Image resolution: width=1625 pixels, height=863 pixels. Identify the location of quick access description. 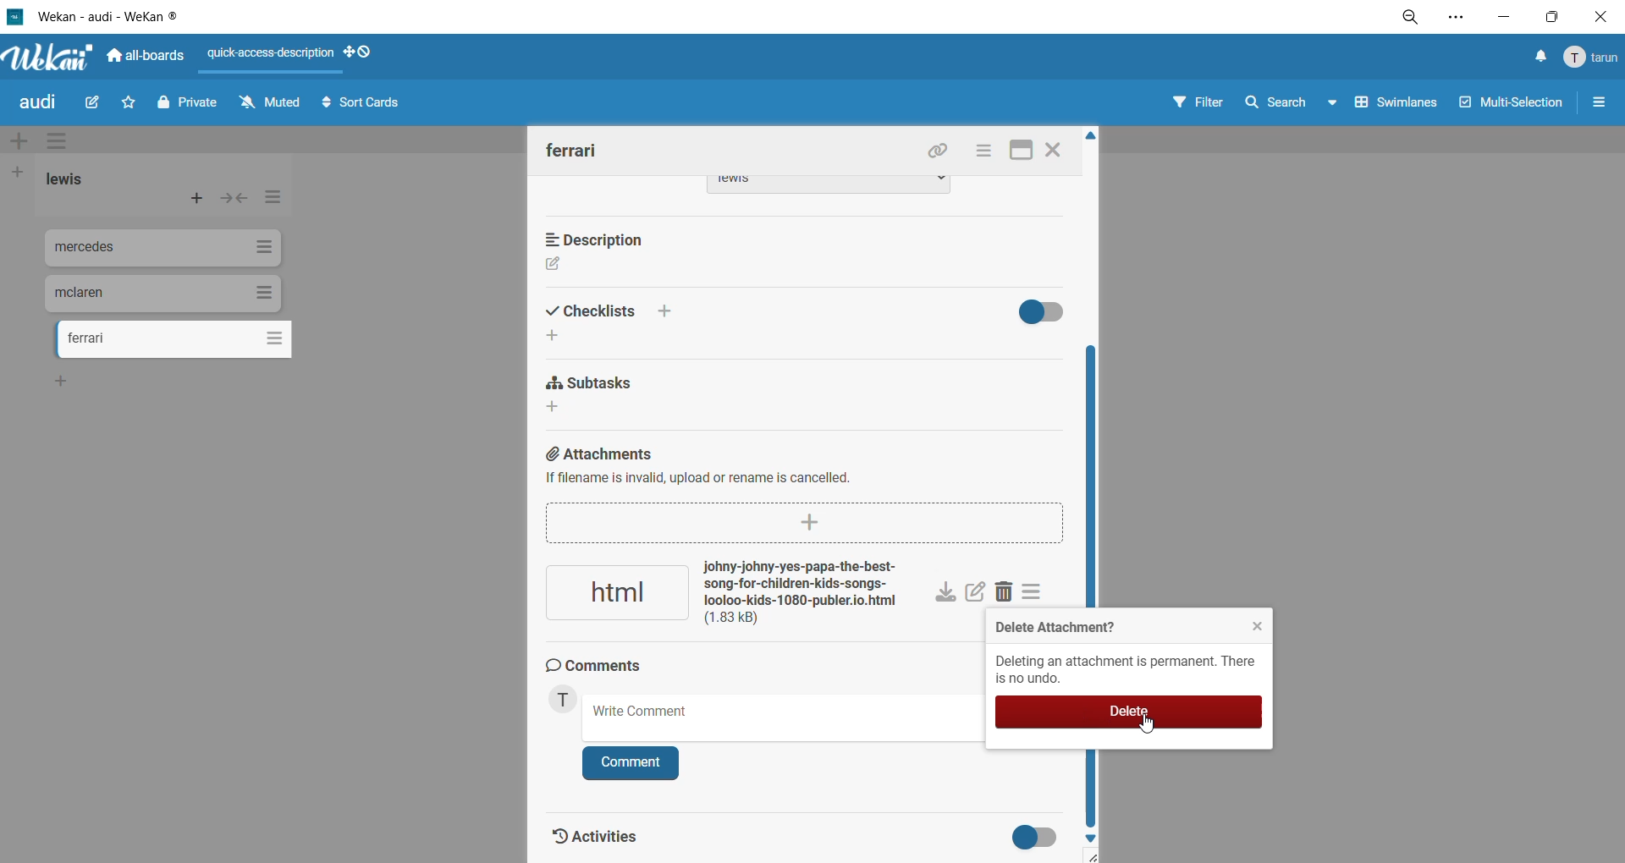
(273, 56).